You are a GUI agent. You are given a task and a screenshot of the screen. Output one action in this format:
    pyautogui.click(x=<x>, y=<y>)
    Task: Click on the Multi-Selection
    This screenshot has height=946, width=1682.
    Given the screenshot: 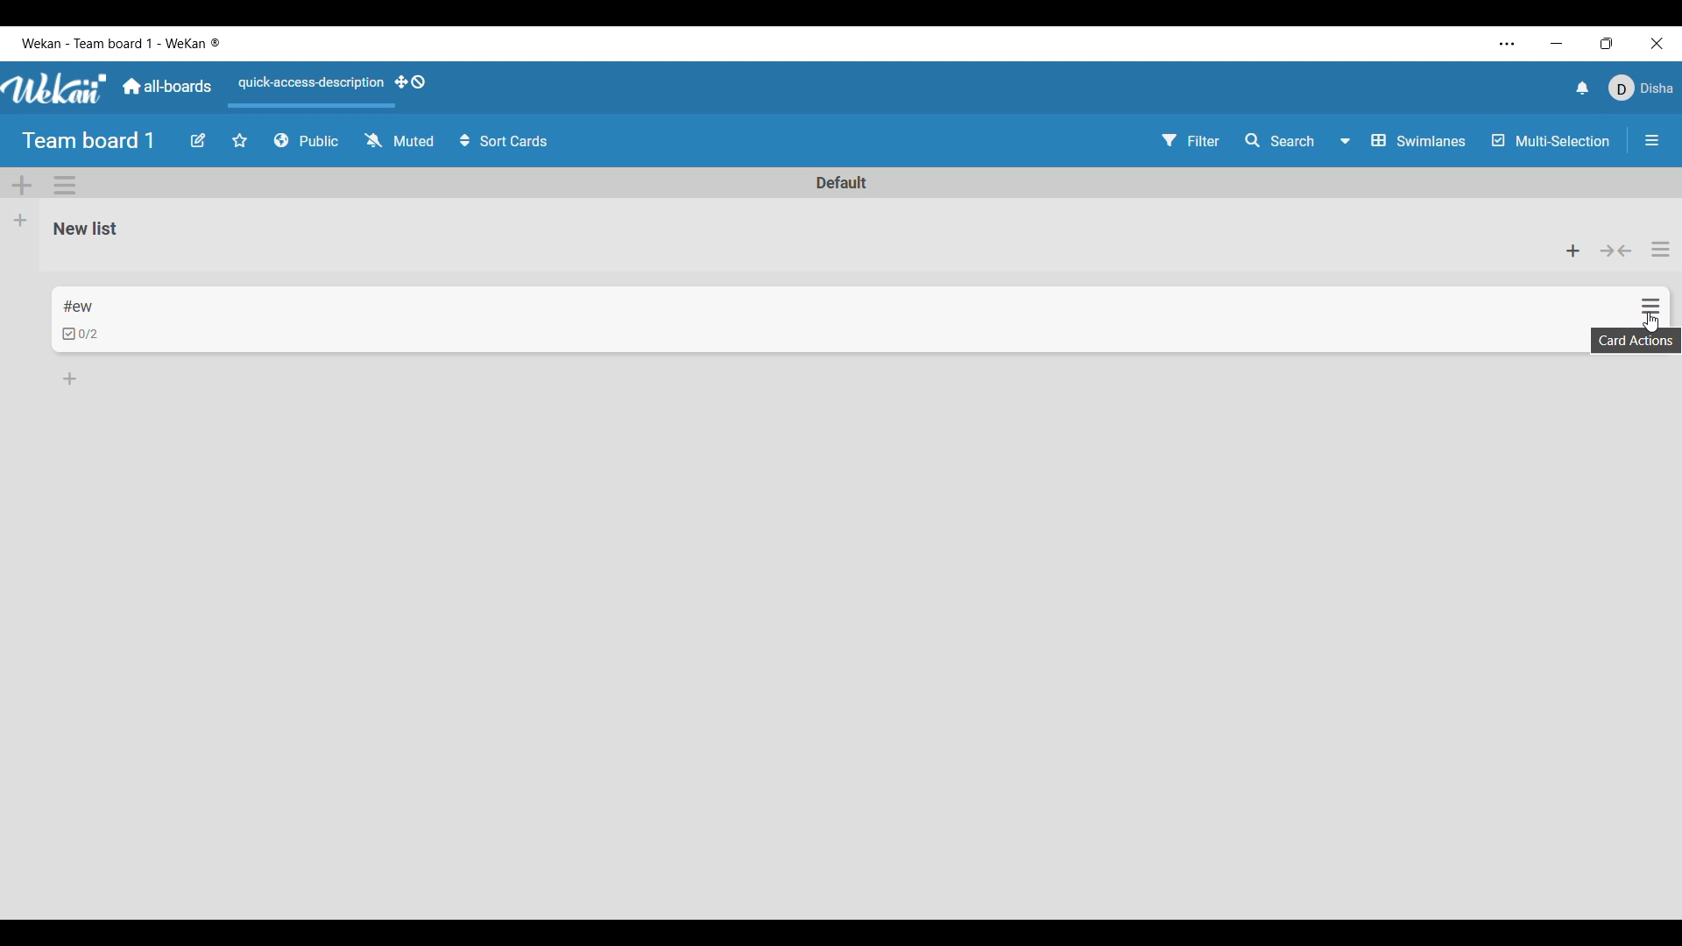 What is the action you would take?
    pyautogui.click(x=1552, y=141)
    